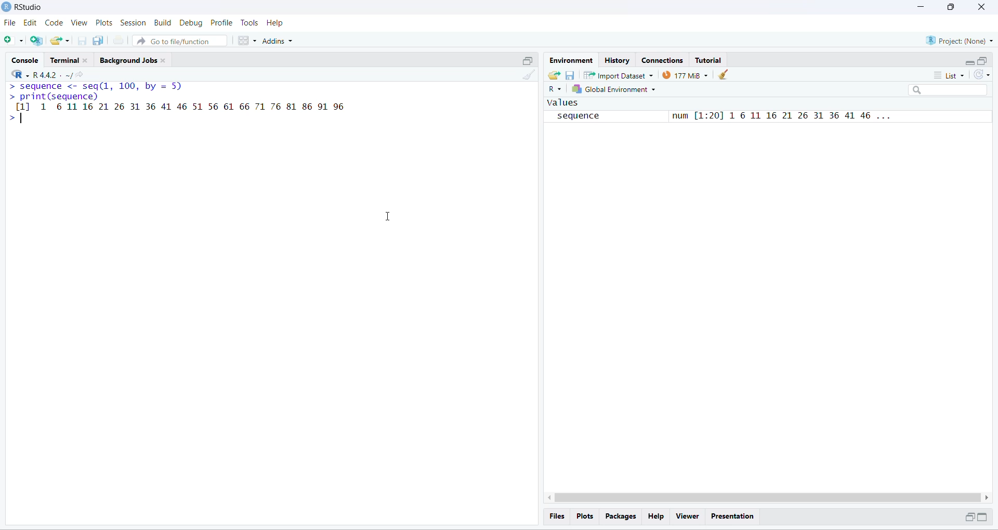  Describe the element at coordinates (688, 516) in the screenshot. I see `viewer` at that location.